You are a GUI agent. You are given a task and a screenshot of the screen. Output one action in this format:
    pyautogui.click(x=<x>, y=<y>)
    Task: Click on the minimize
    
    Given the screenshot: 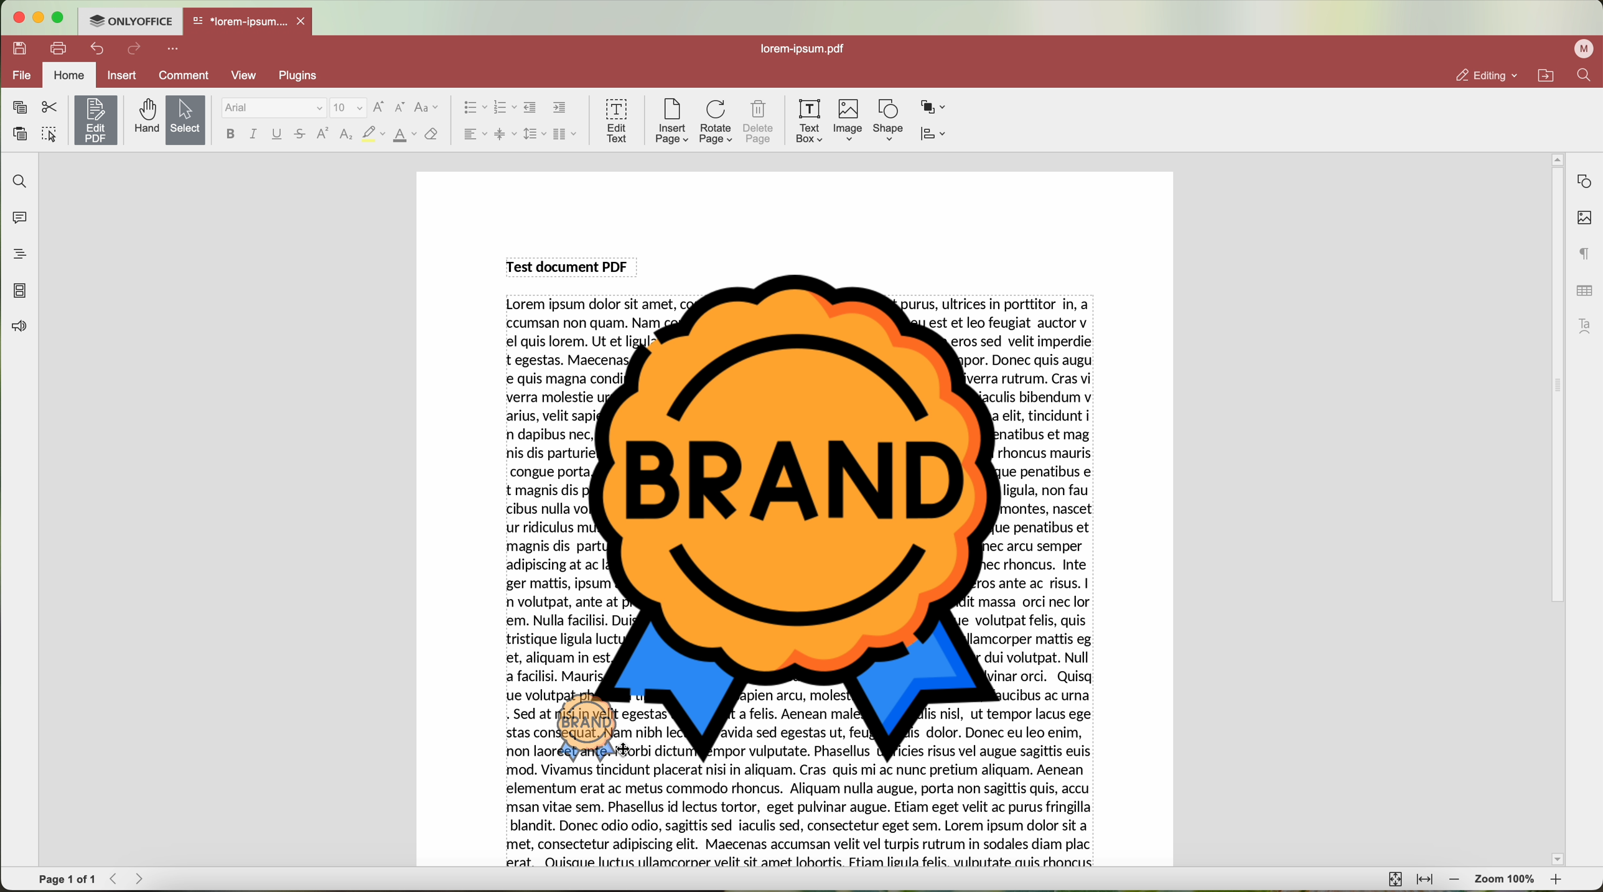 What is the action you would take?
    pyautogui.click(x=37, y=17)
    